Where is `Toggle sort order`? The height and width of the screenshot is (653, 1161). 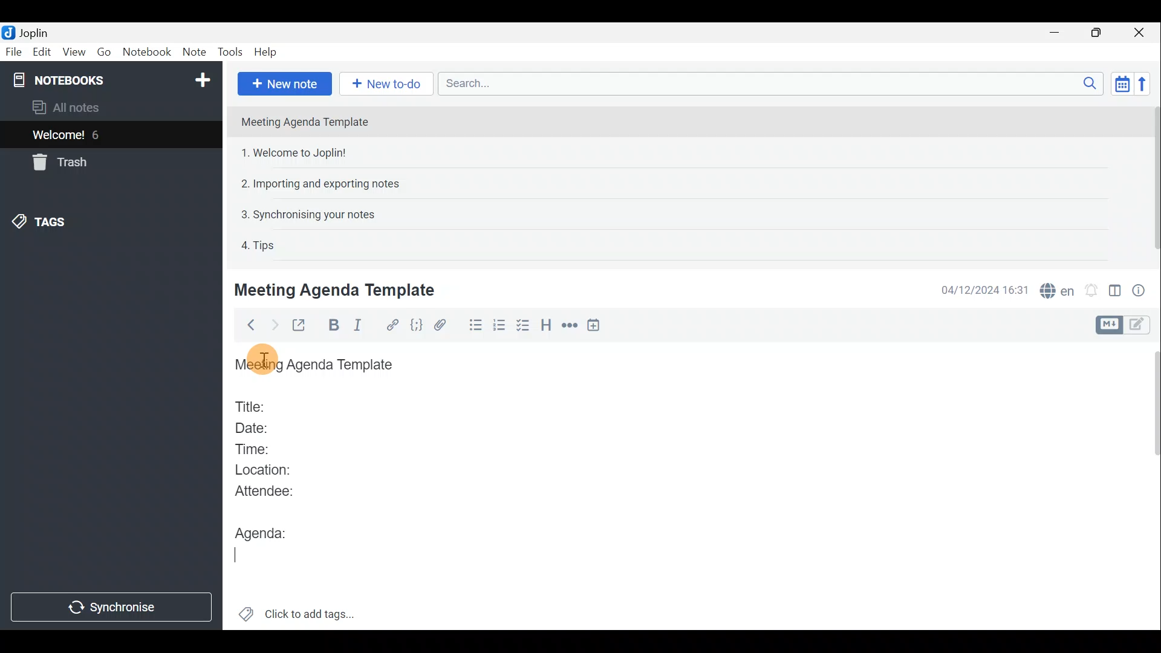 Toggle sort order is located at coordinates (1120, 82).